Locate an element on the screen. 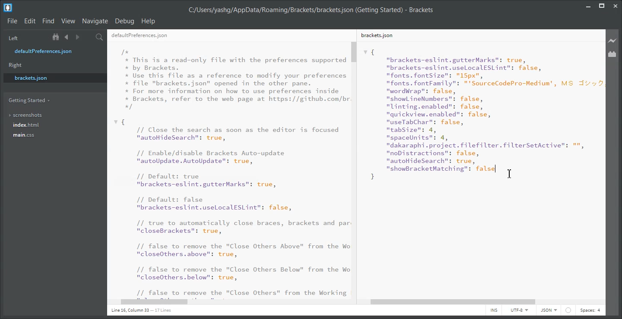  Left is located at coordinates (12, 38).